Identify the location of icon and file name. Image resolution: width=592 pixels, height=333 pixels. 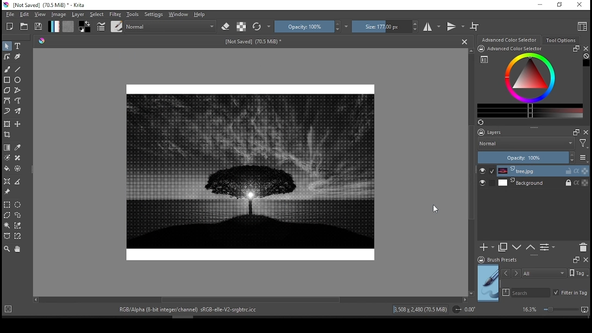
(52, 5).